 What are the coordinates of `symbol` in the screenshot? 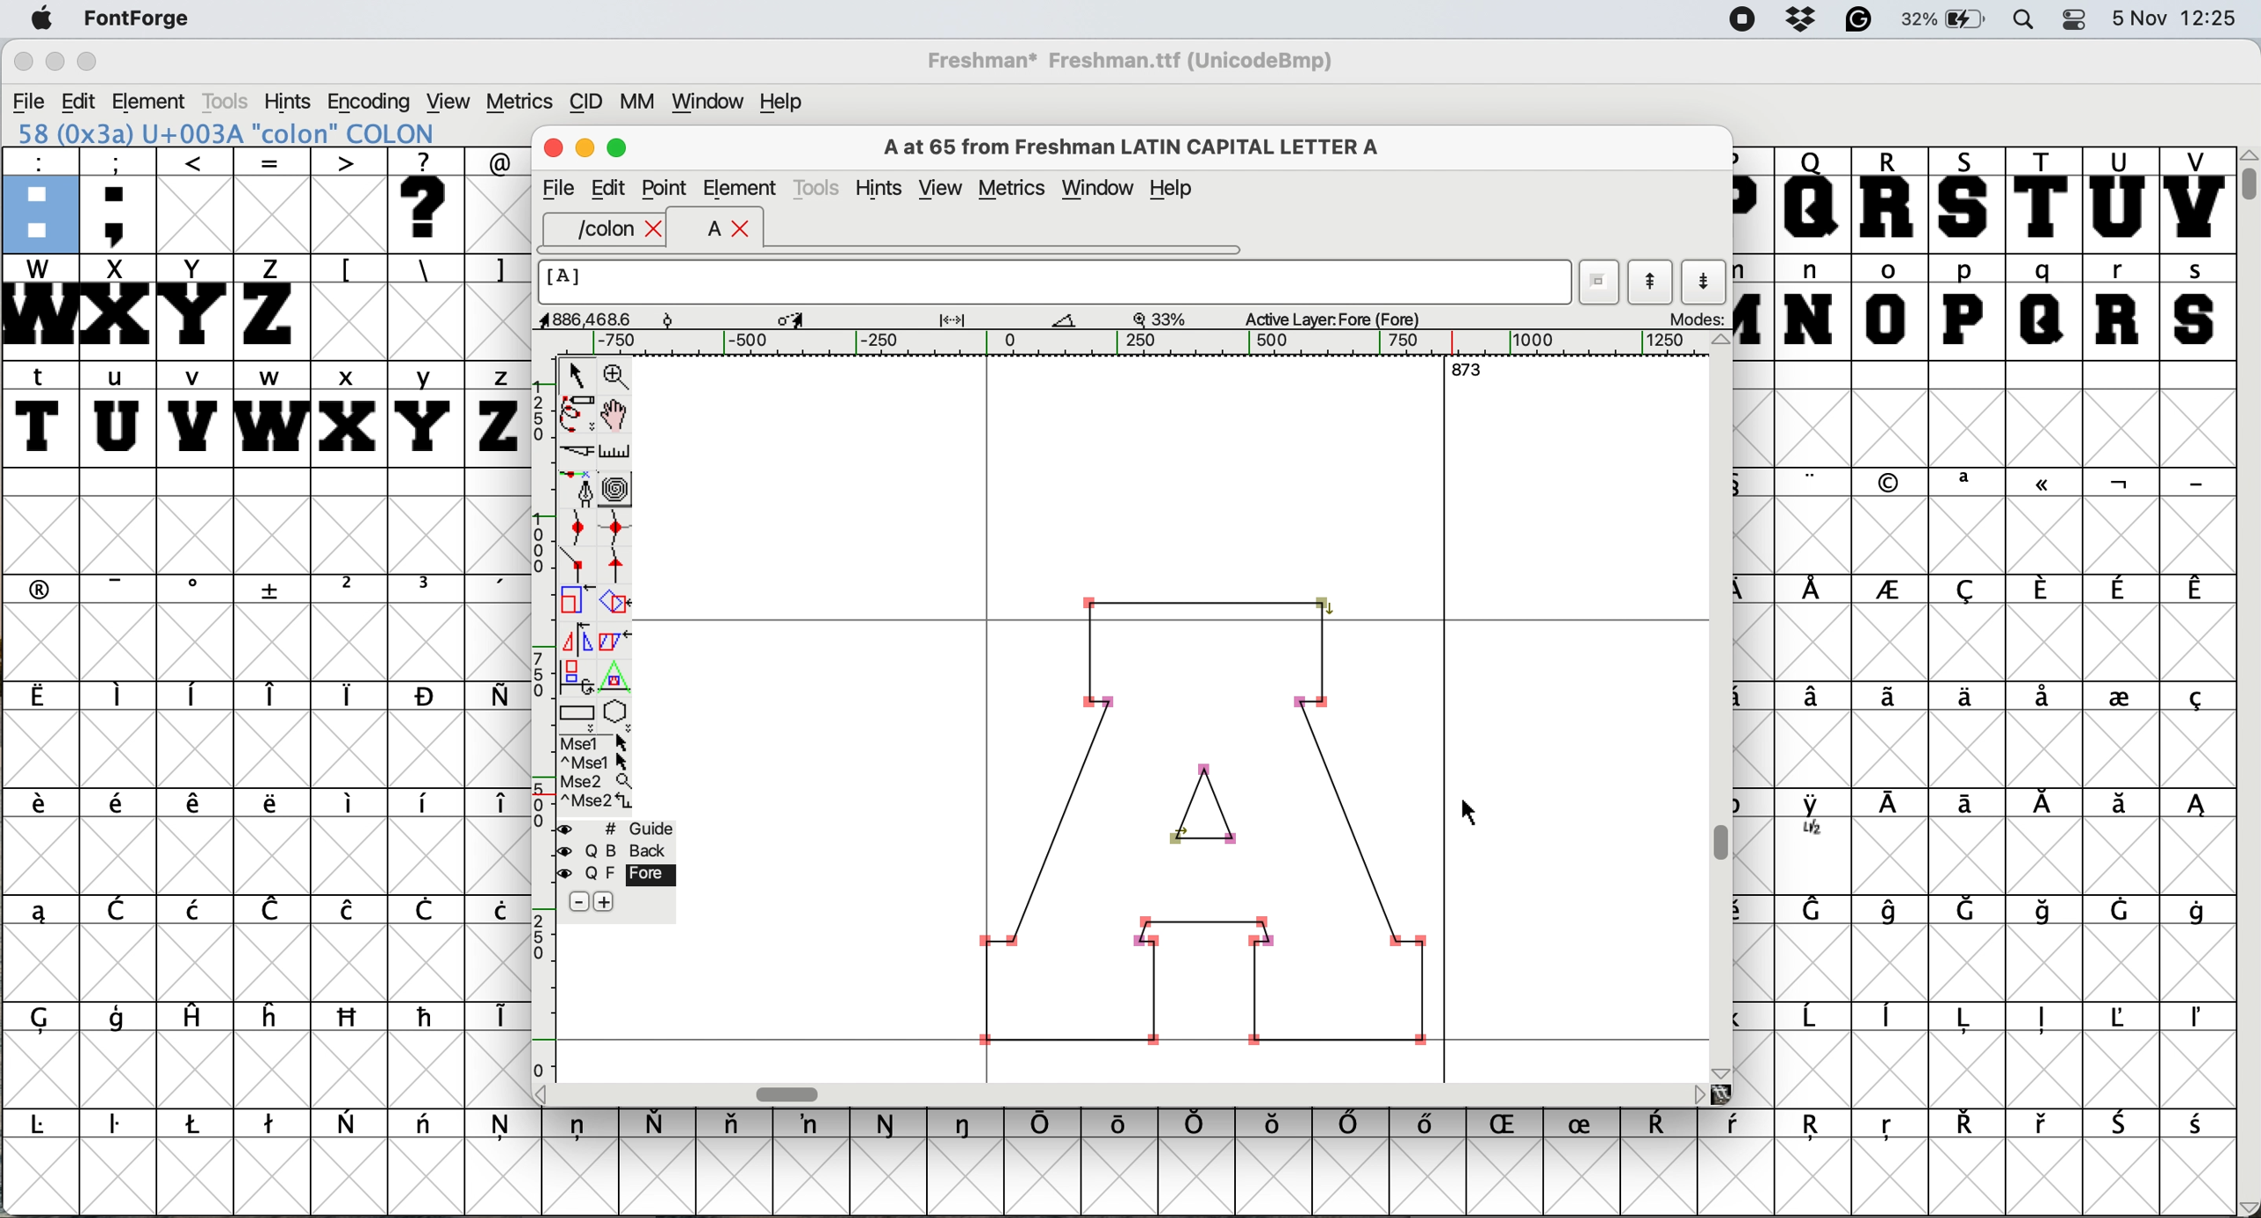 It's located at (815, 1124).